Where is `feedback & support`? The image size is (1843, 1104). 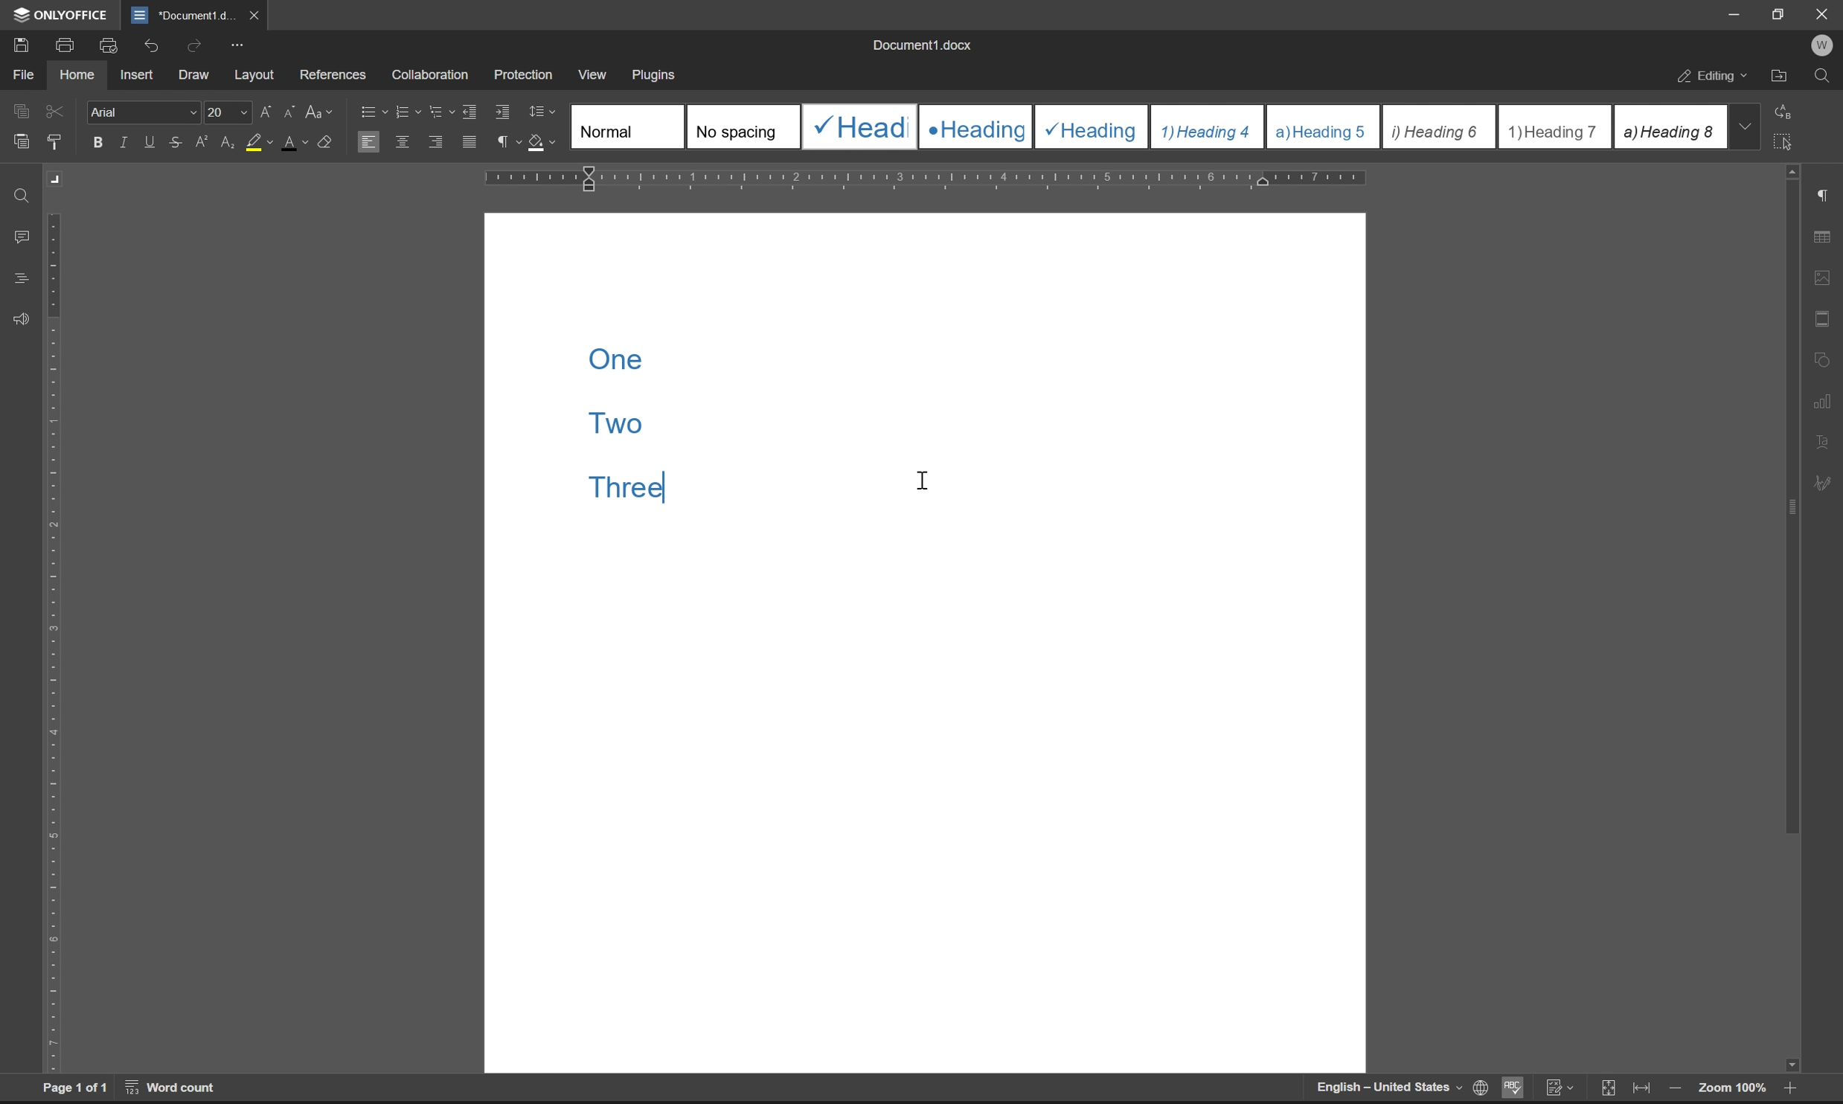
feedback & support is located at coordinates (22, 321).